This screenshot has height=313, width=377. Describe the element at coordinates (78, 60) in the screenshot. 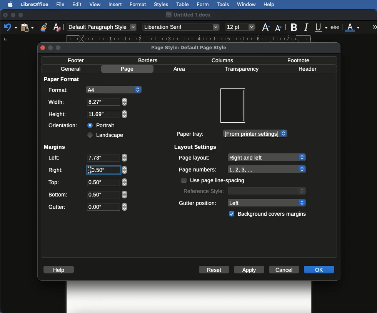

I see `Footer` at that location.